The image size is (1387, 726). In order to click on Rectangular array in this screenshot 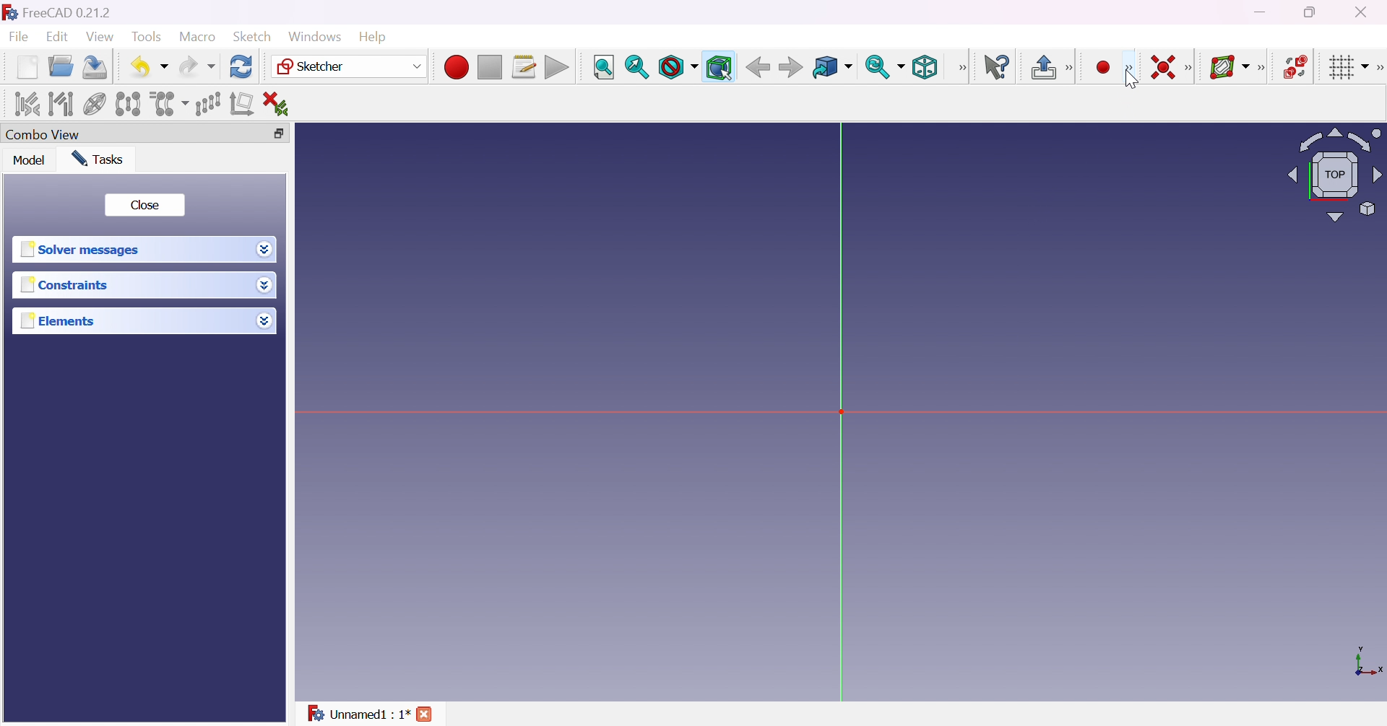, I will do `click(207, 102)`.